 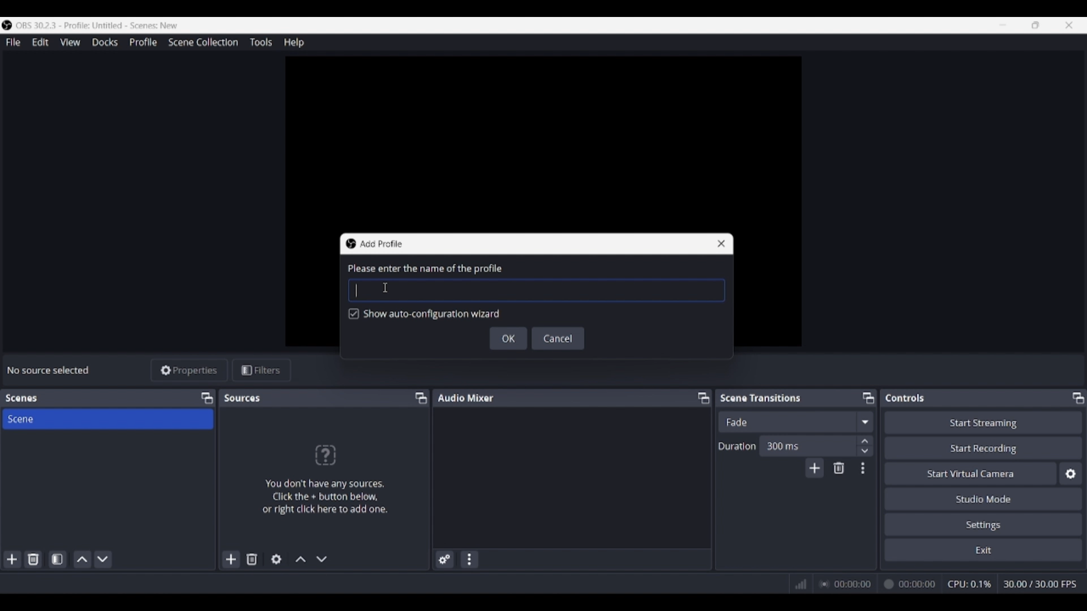 I want to click on Add scene, so click(x=12, y=560).